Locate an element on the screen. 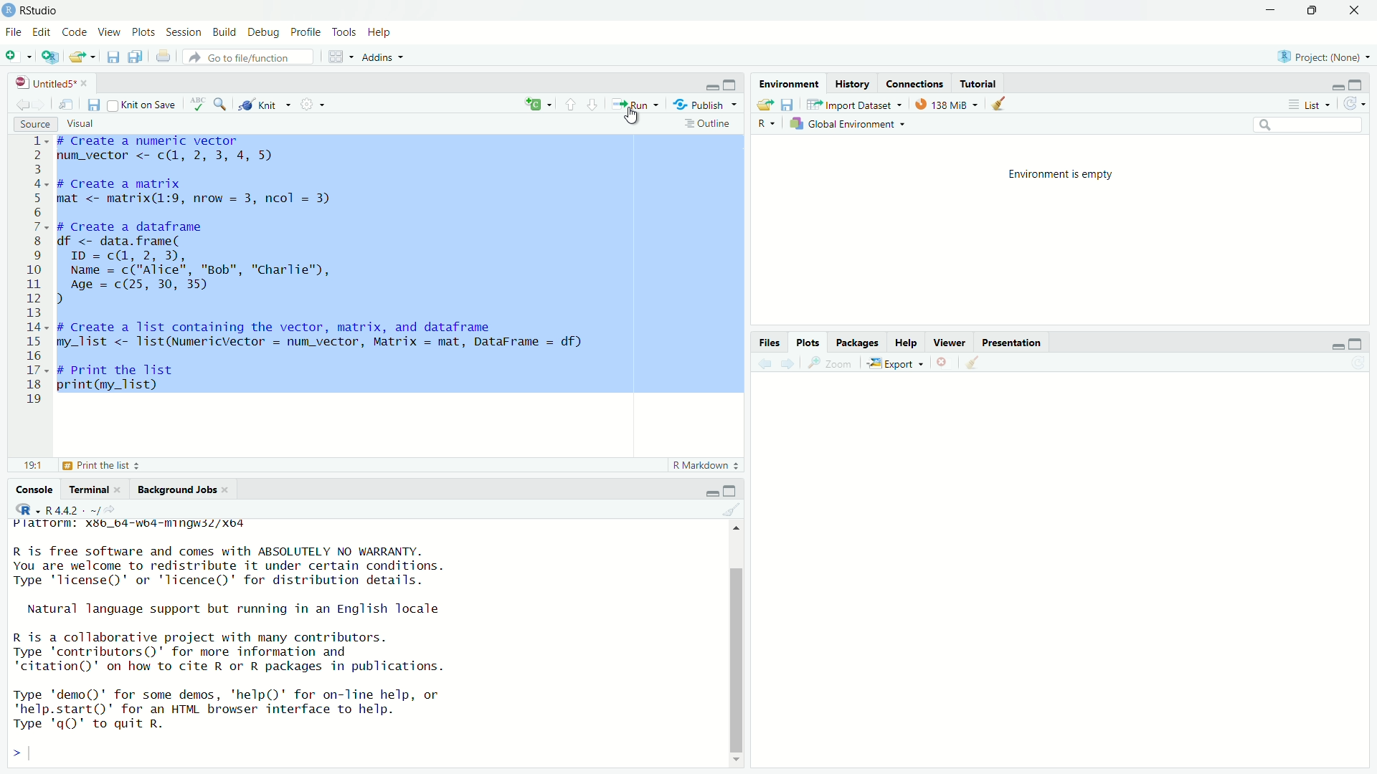 Image resolution: width=1377 pixels, height=774 pixels. Platrorm: Xx¥b_b4-wb4-mingw3Z/xo4

R is free software and comes with ABSOLUTELY NO WARRANTY.

You are welcome to redistribute it under certain conditions.

Type 'license()' or 'licence()' for distribution details.
Natural language support but running in an English locale

R is a collaborative project with many contributors.

Type 'contributors()' for more information and

‘citation()' on how to cite R or R packages in publications.

Type 'demo()' for some demos, 'help()' for on-line help, or

'help.start()' for an HTML browser interface to help.

Type 'qQ)' to quit R.

> is located at coordinates (270, 641).